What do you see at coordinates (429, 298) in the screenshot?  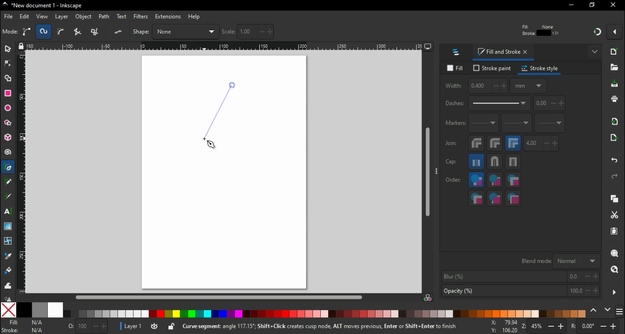 I see `color manager mode` at bounding box center [429, 298].